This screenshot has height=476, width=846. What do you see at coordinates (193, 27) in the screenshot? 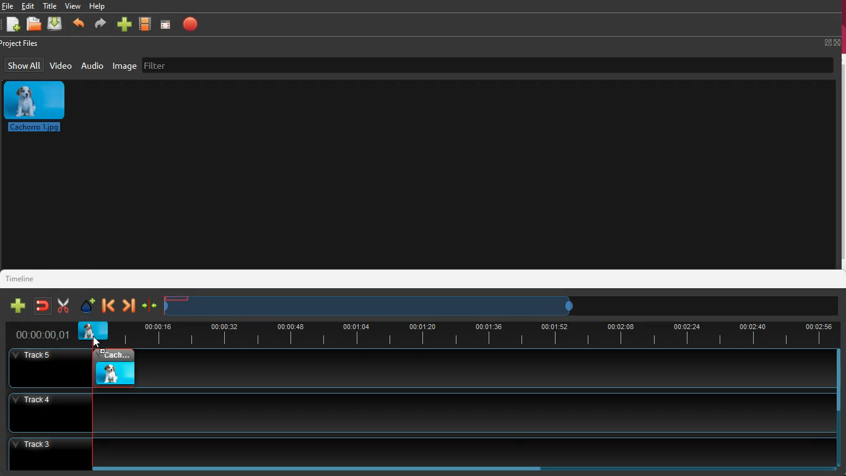
I see `stop` at bounding box center [193, 27].